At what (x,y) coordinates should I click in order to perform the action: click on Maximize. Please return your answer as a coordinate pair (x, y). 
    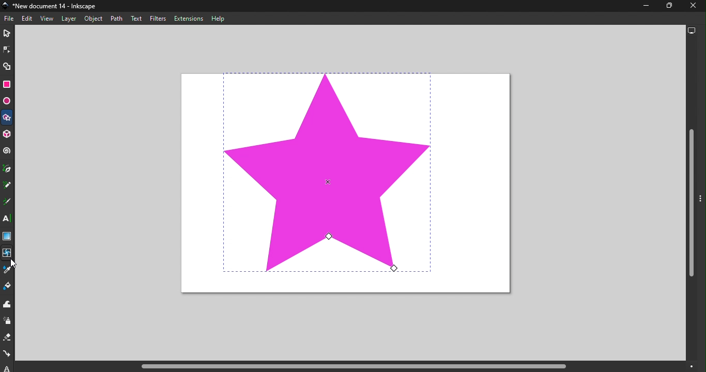
    Looking at the image, I should click on (666, 6).